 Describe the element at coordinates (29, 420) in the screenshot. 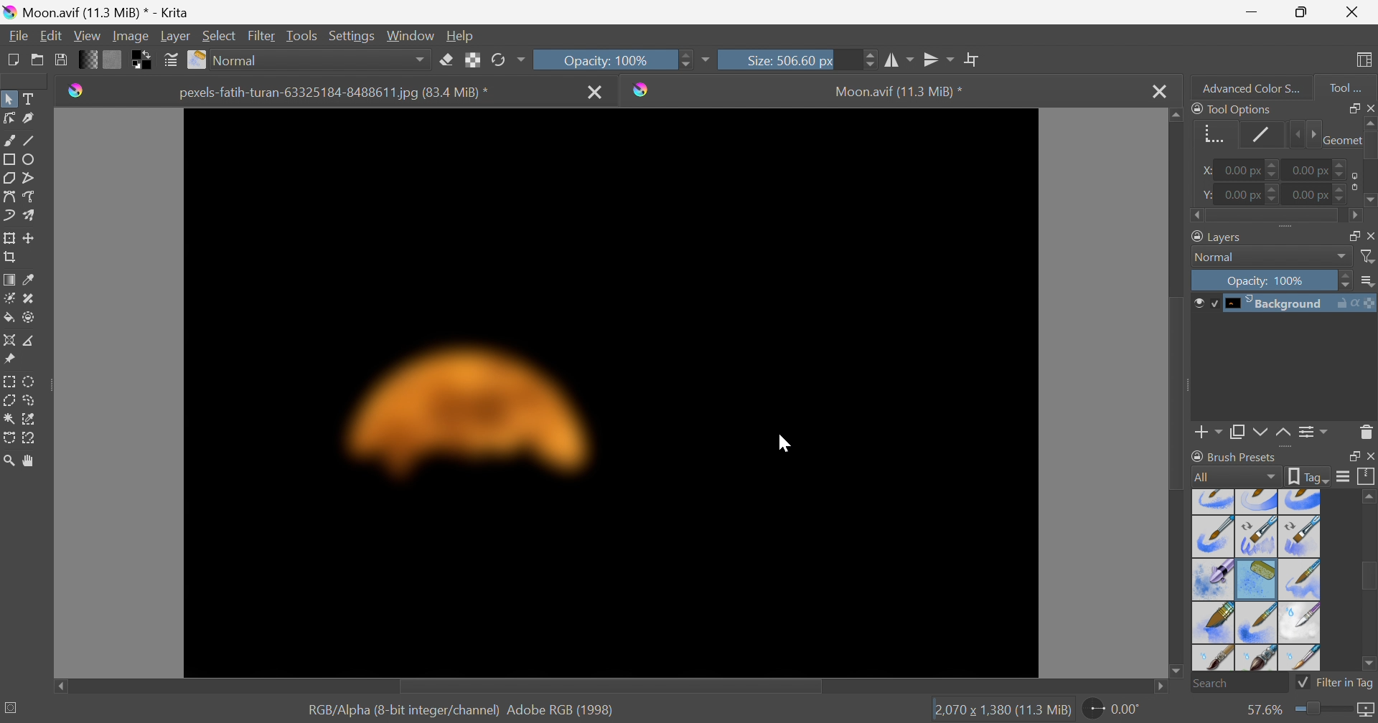

I see `Similar color selection tool` at that location.